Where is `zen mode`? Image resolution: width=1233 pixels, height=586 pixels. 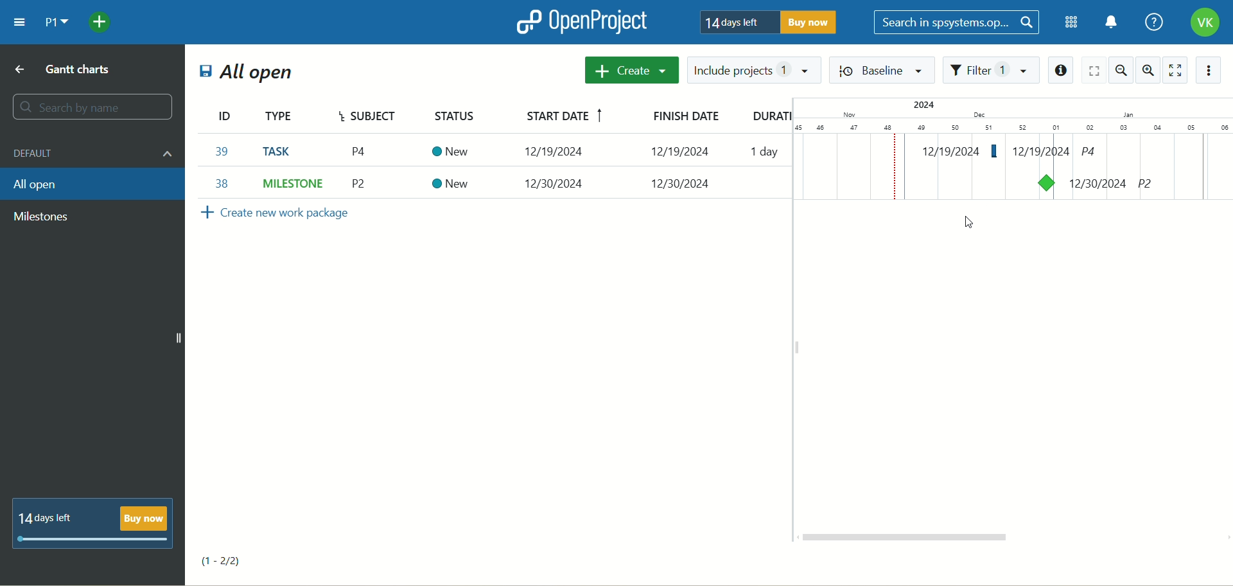
zen mode is located at coordinates (1174, 71).